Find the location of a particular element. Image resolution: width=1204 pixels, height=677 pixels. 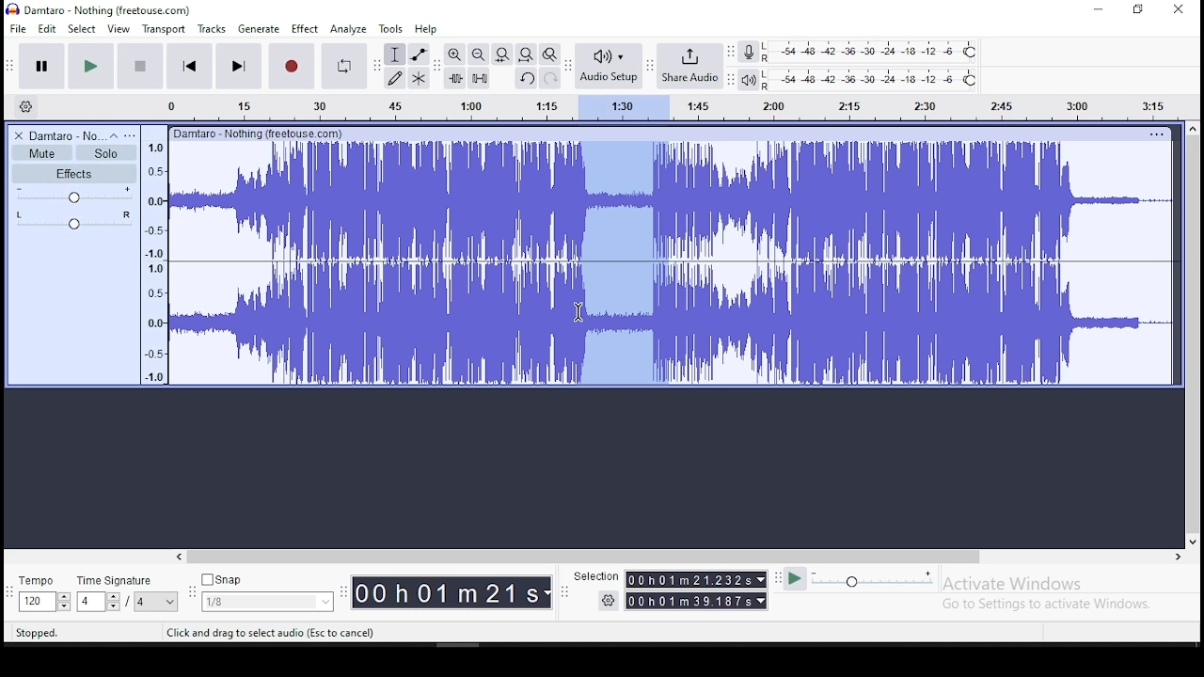

tracks is located at coordinates (214, 29).